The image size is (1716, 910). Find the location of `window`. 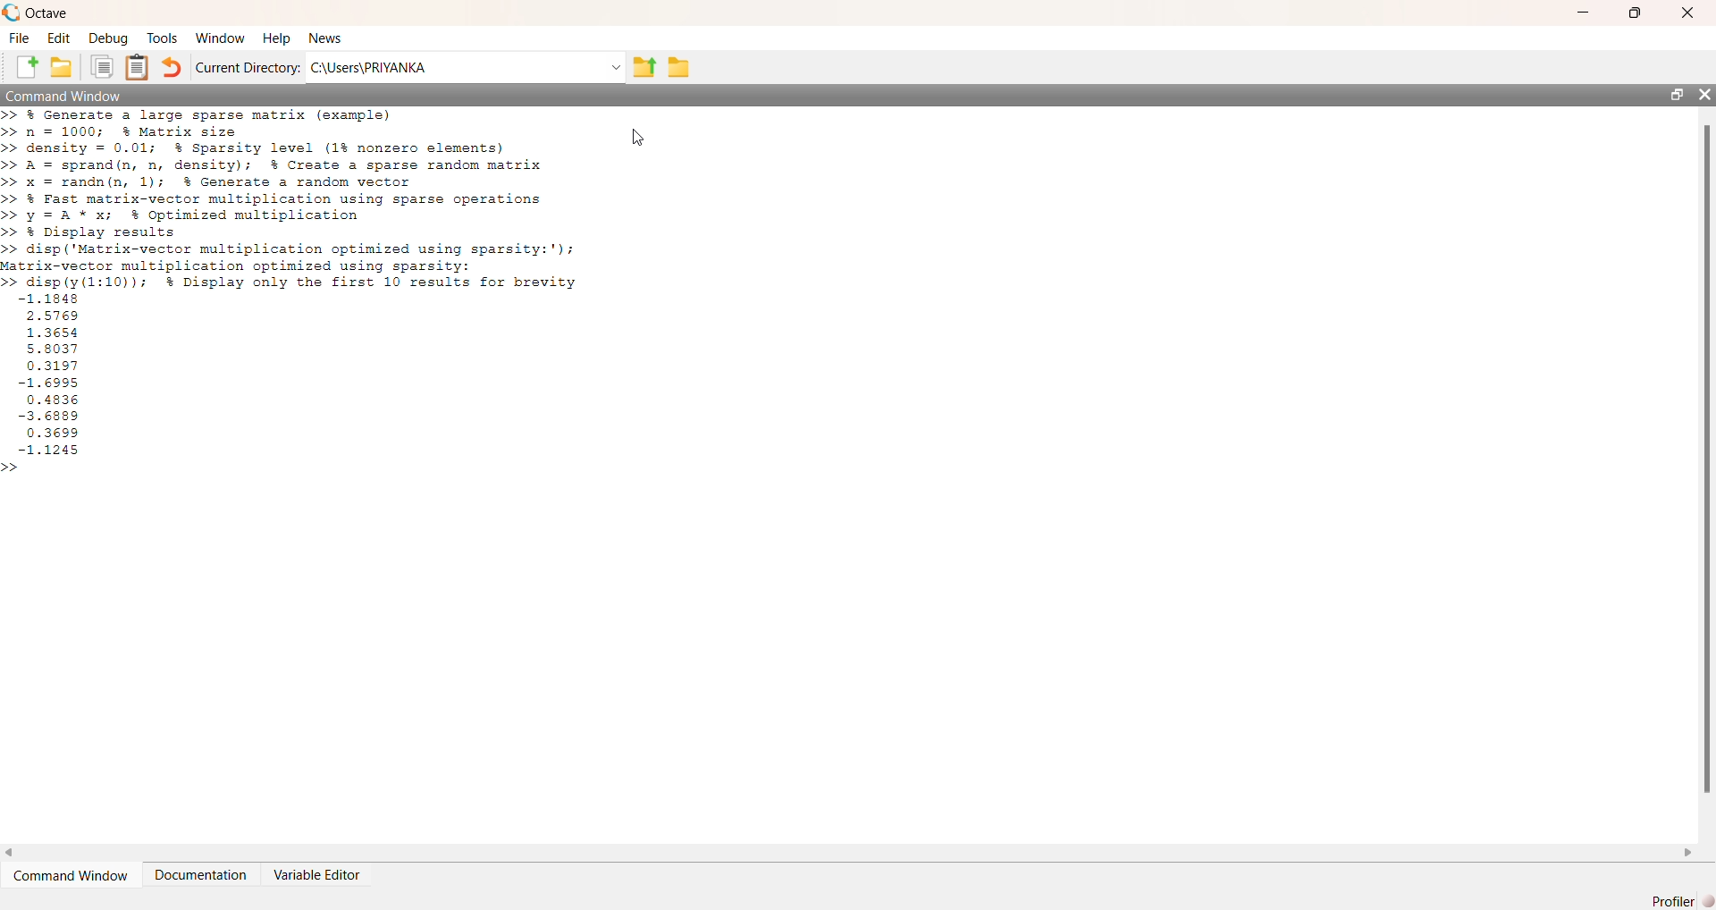

window is located at coordinates (220, 37).